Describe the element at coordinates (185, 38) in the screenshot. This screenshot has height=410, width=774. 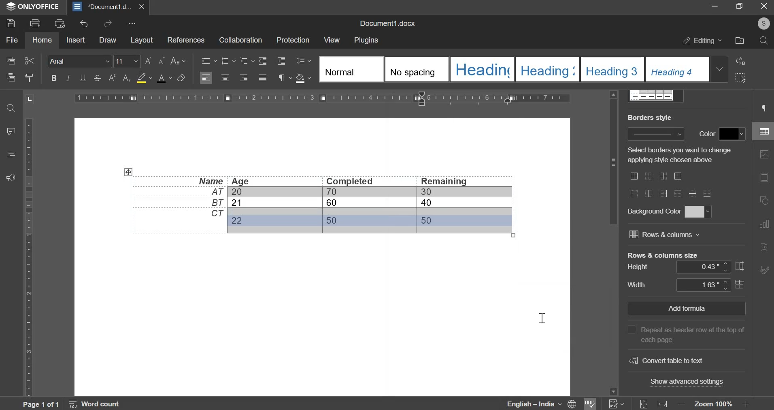
I see `references` at that location.